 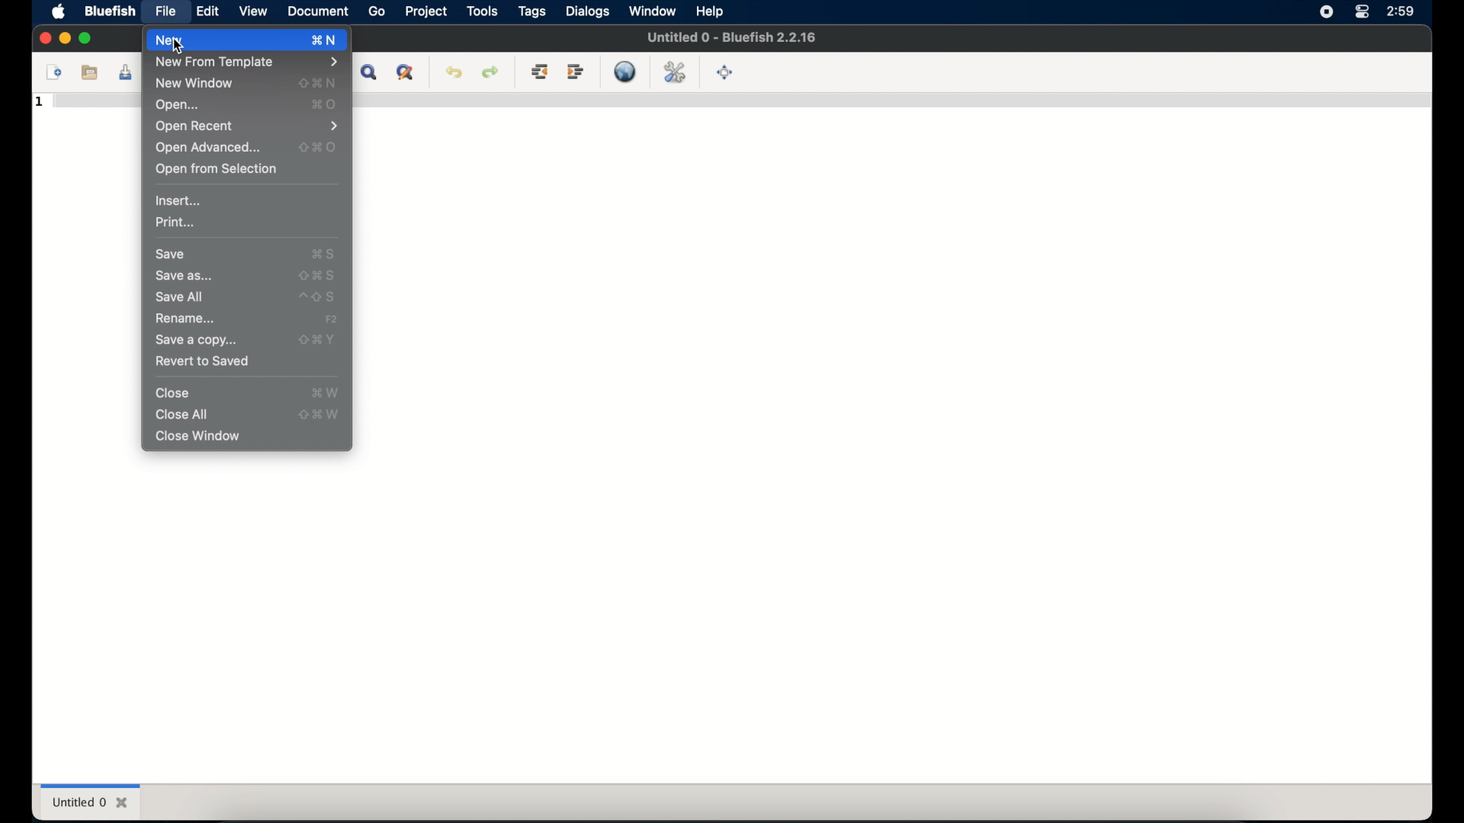 I want to click on control center, so click(x=1362, y=12).